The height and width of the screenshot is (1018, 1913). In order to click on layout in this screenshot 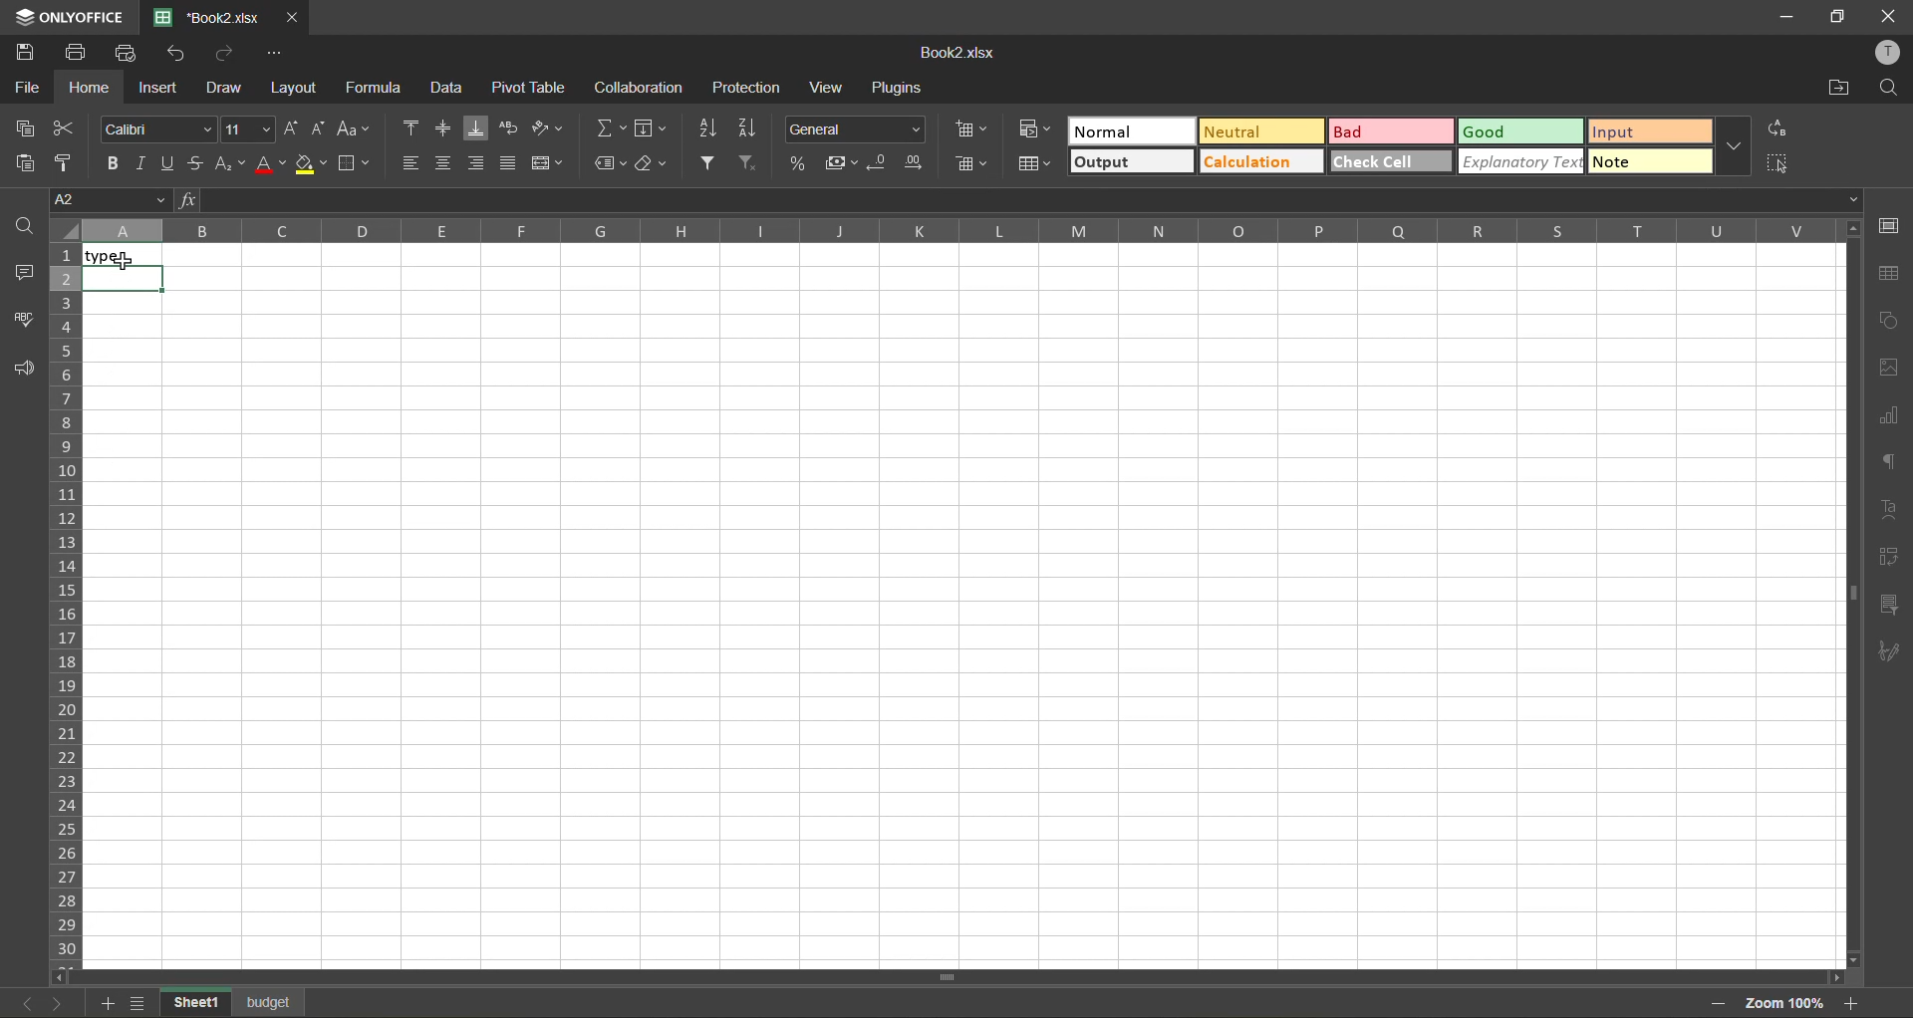, I will do `click(292, 88)`.